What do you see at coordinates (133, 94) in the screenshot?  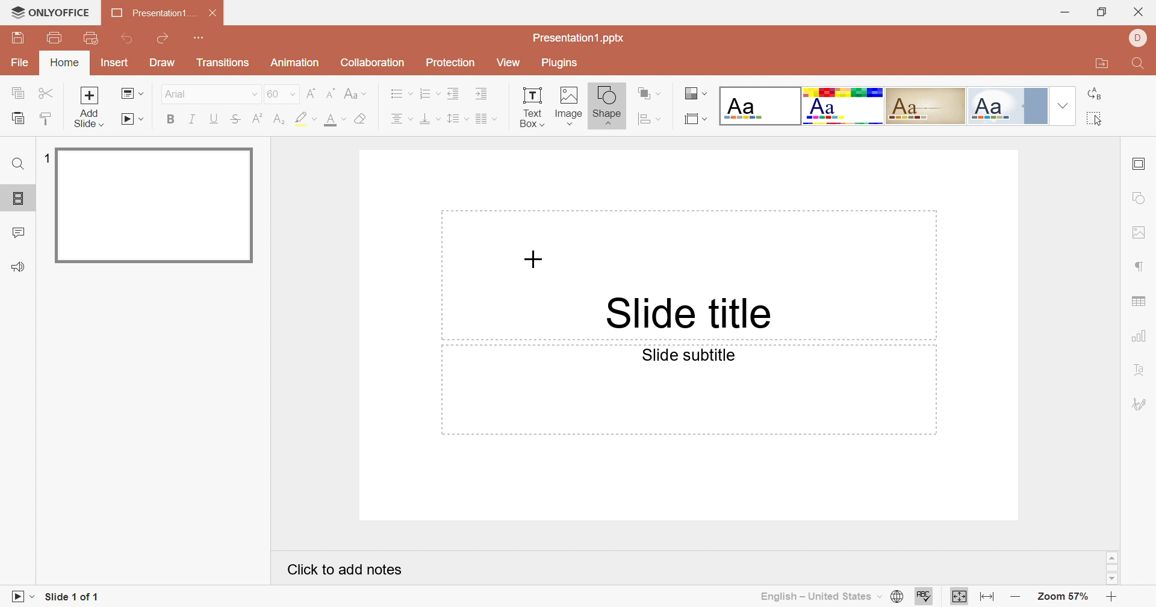 I see `Change slide layout` at bounding box center [133, 94].